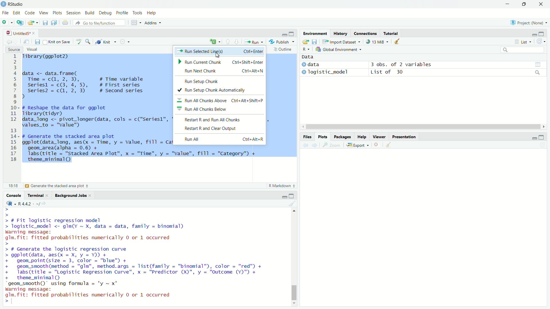  Describe the element at coordinates (359, 145) in the screenshot. I see `Export ` at that location.